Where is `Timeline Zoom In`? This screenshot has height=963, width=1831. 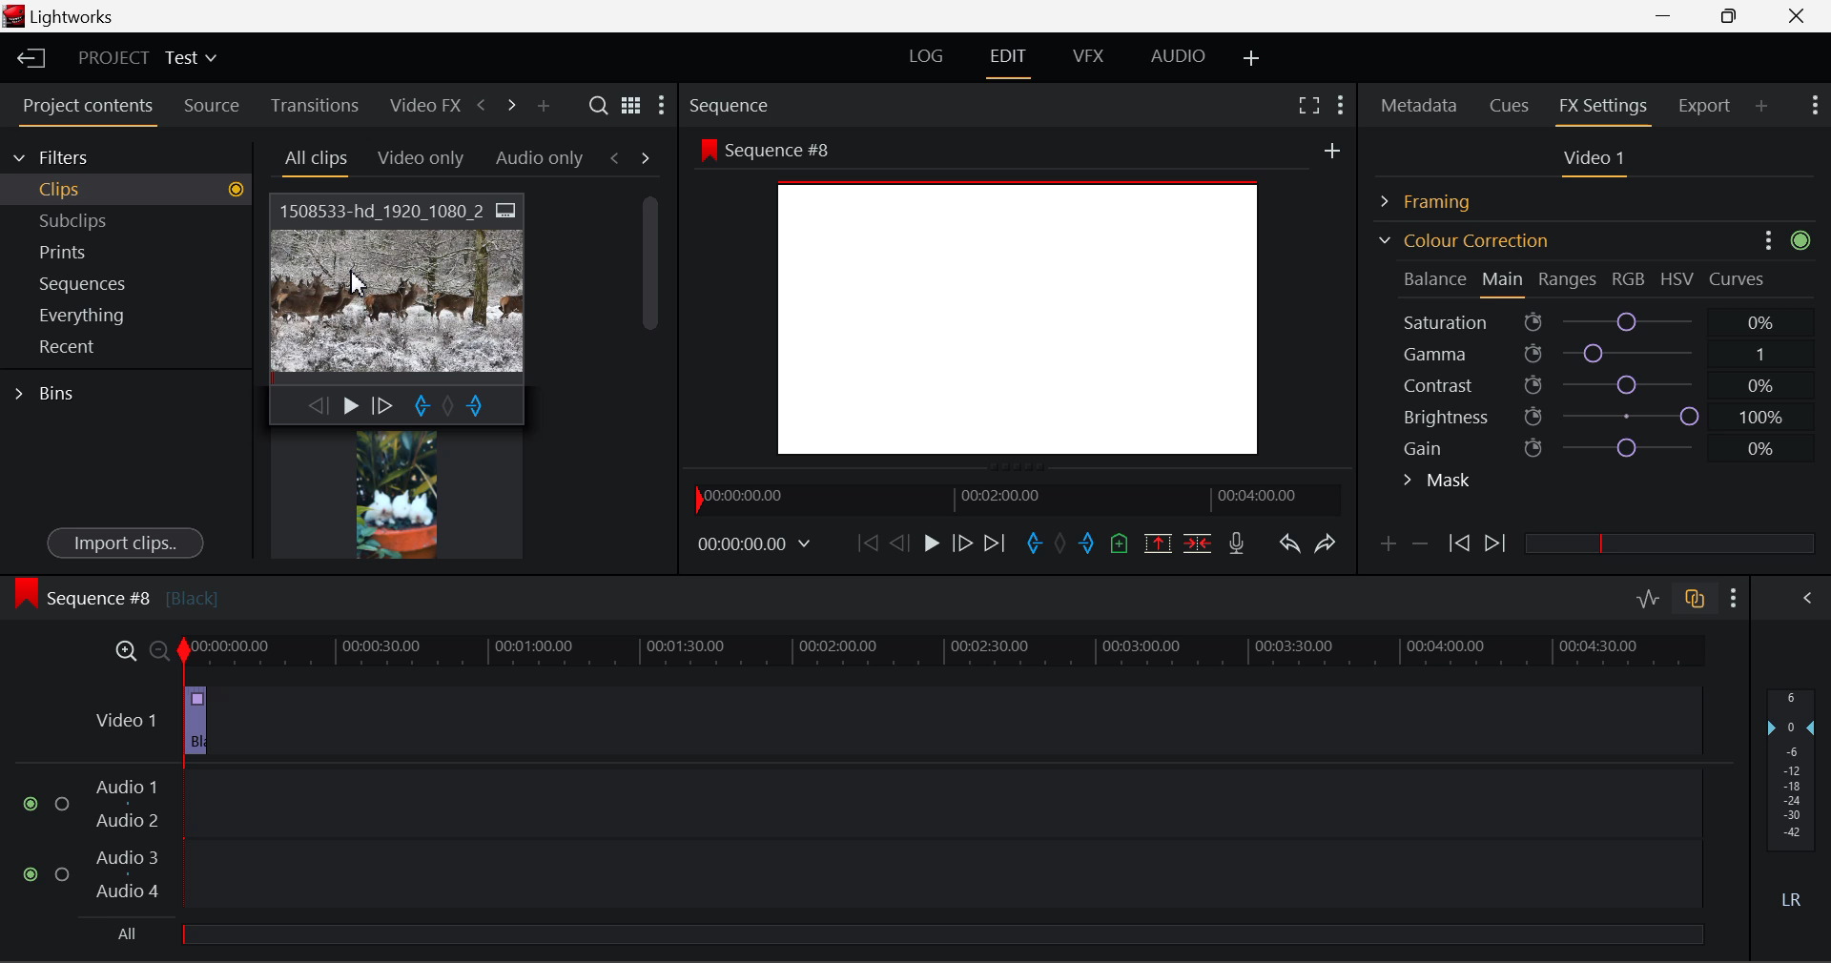 Timeline Zoom In is located at coordinates (122, 650).